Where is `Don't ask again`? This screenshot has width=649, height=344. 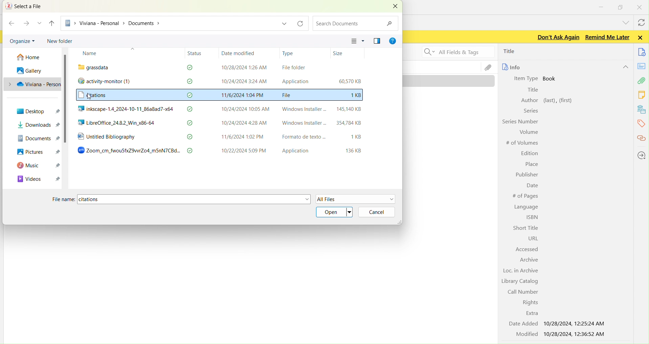
Don't ask again is located at coordinates (557, 37).